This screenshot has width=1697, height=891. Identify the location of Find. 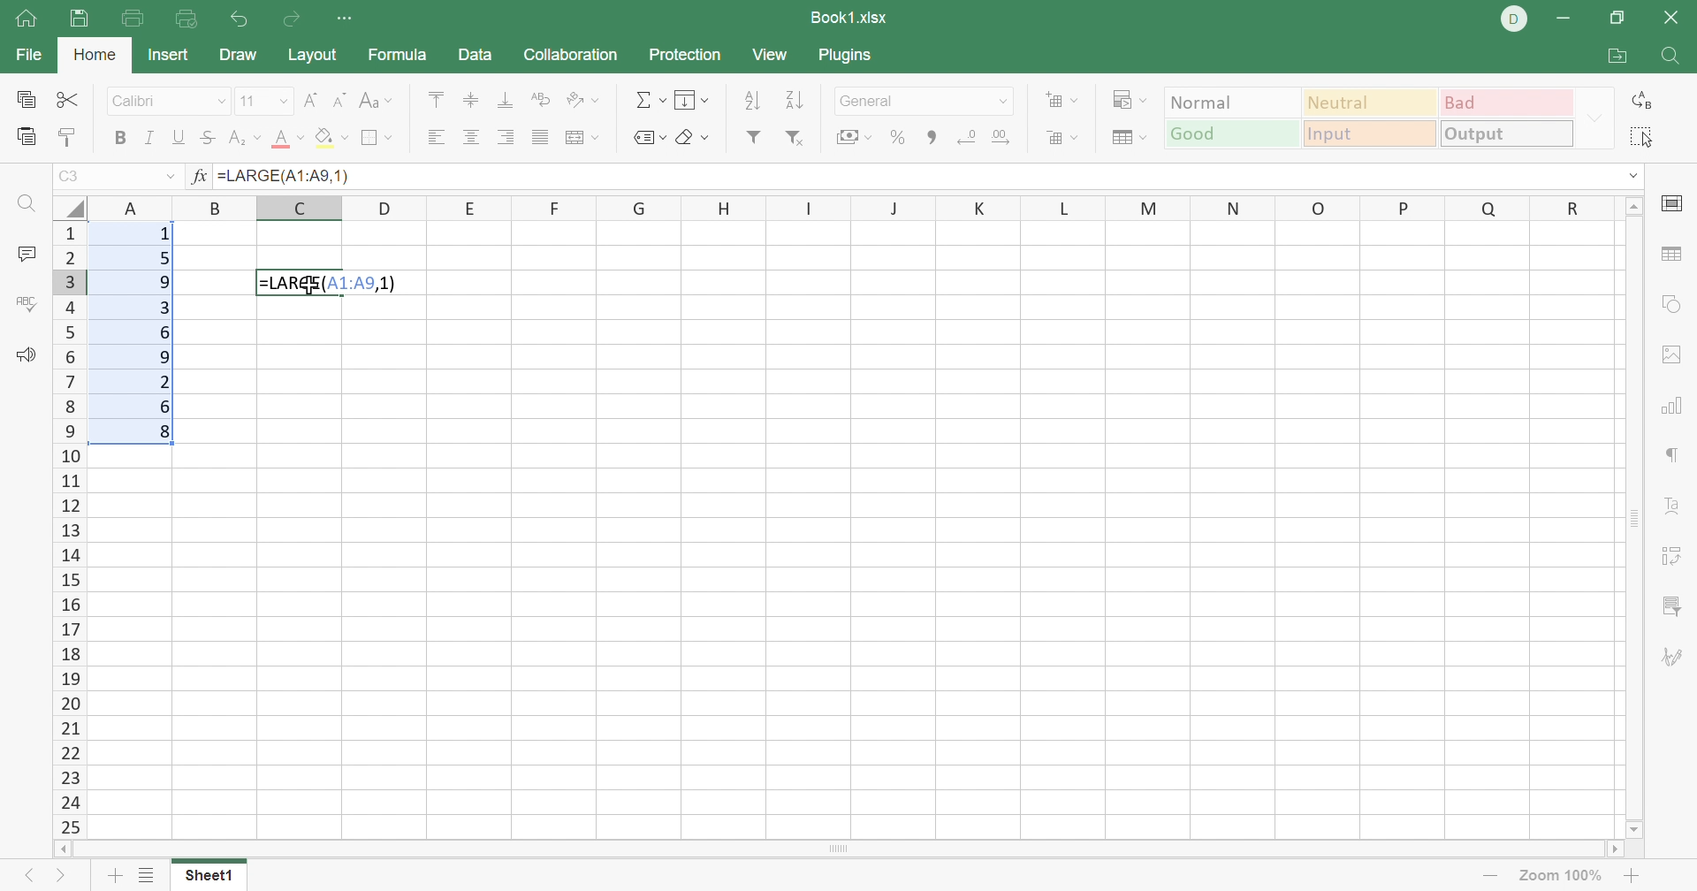
(33, 204).